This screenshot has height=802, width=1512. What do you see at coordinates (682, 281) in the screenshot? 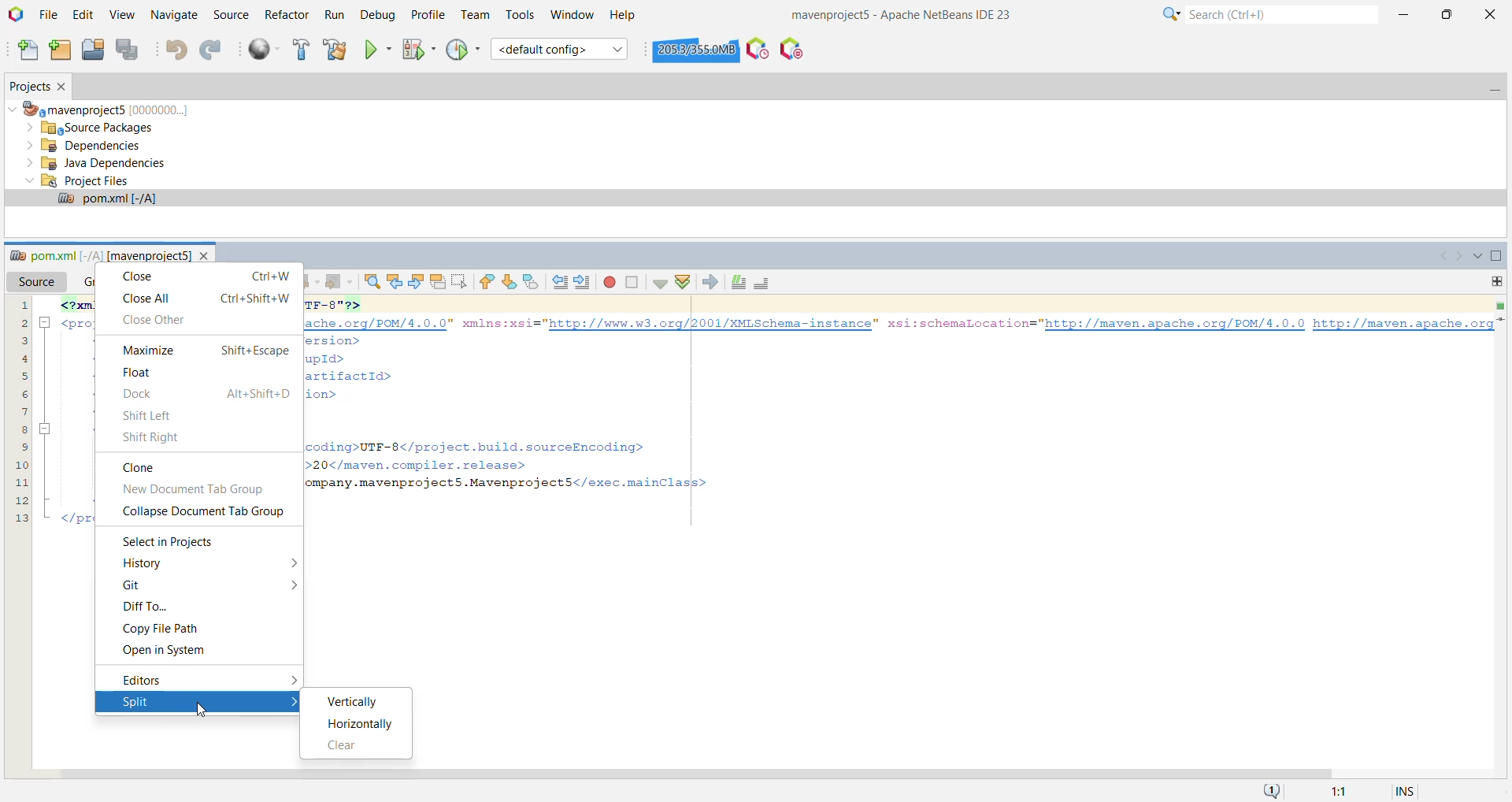
I see `Validate XML` at bounding box center [682, 281].